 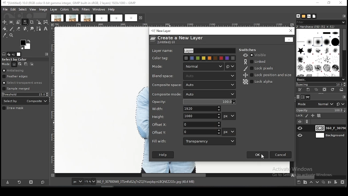 I want to click on healing tool, so click(x=26, y=29).